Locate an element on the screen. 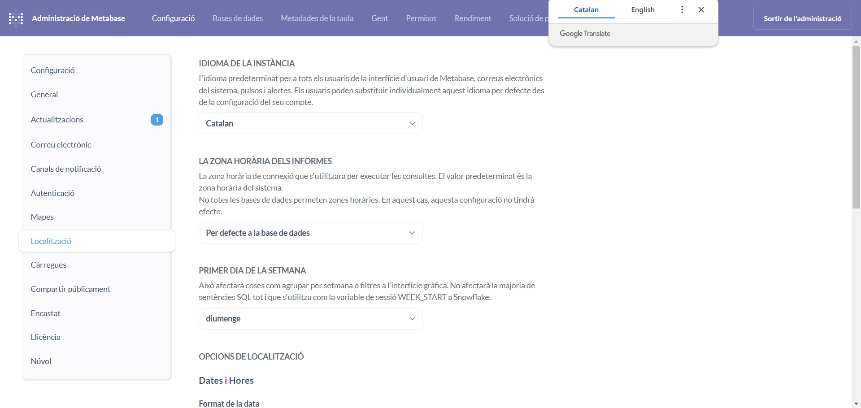 This screenshot has height=408, width=861. Per defecte ala base de dades ~v is located at coordinates (310, 233).